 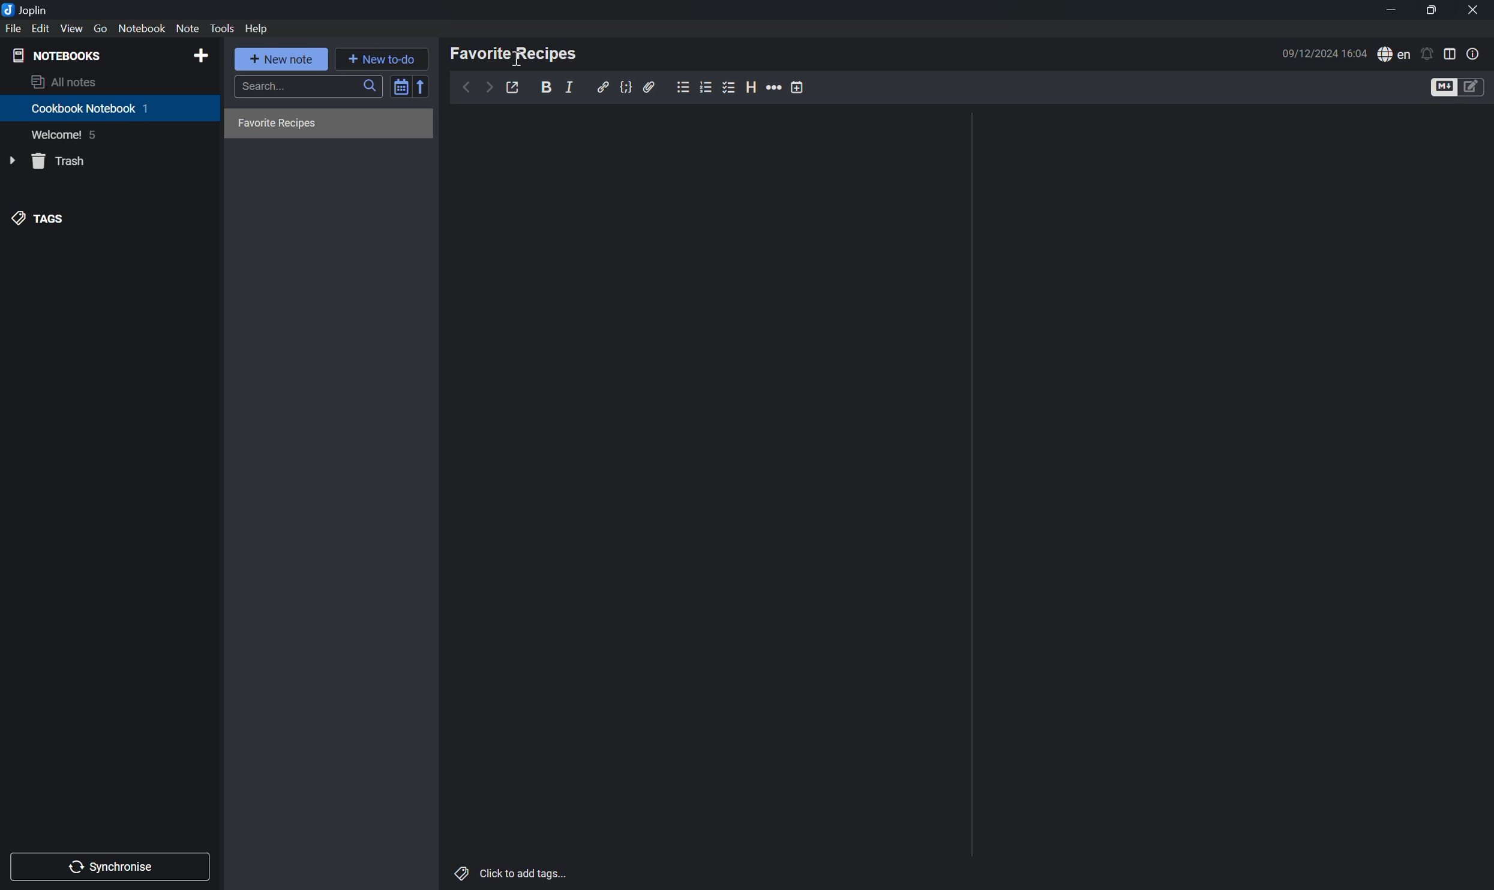 What do you see at coordinates (517, 52) in the screenshot?
I see `Favorite Recipes` at bounding box center [517, 52].